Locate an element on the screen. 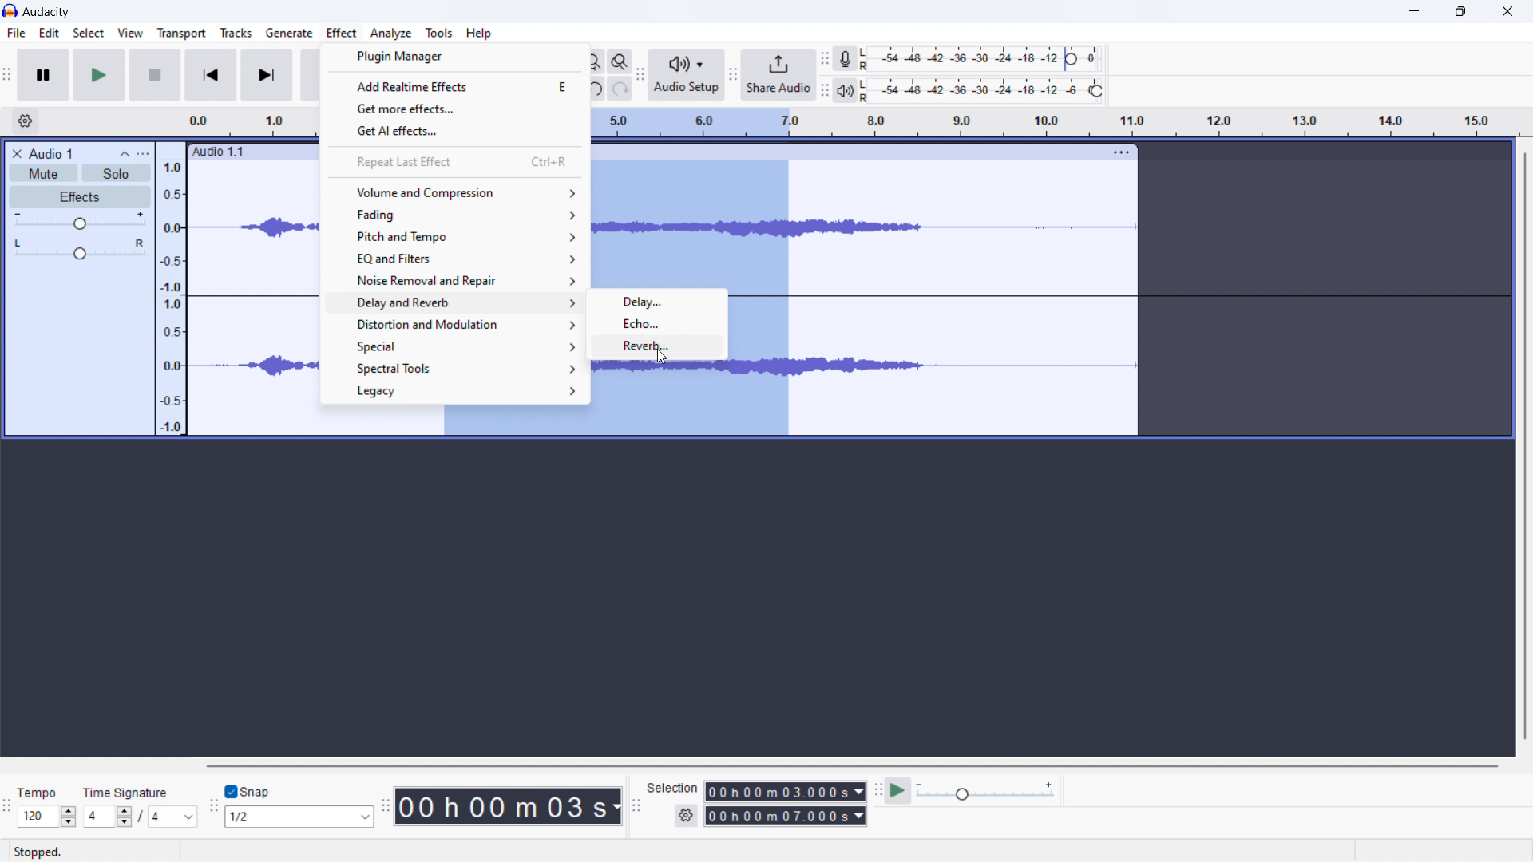 Image resolution: width=1533 pixels, height=862 pixels. effects is located at coordinates (79, 197).